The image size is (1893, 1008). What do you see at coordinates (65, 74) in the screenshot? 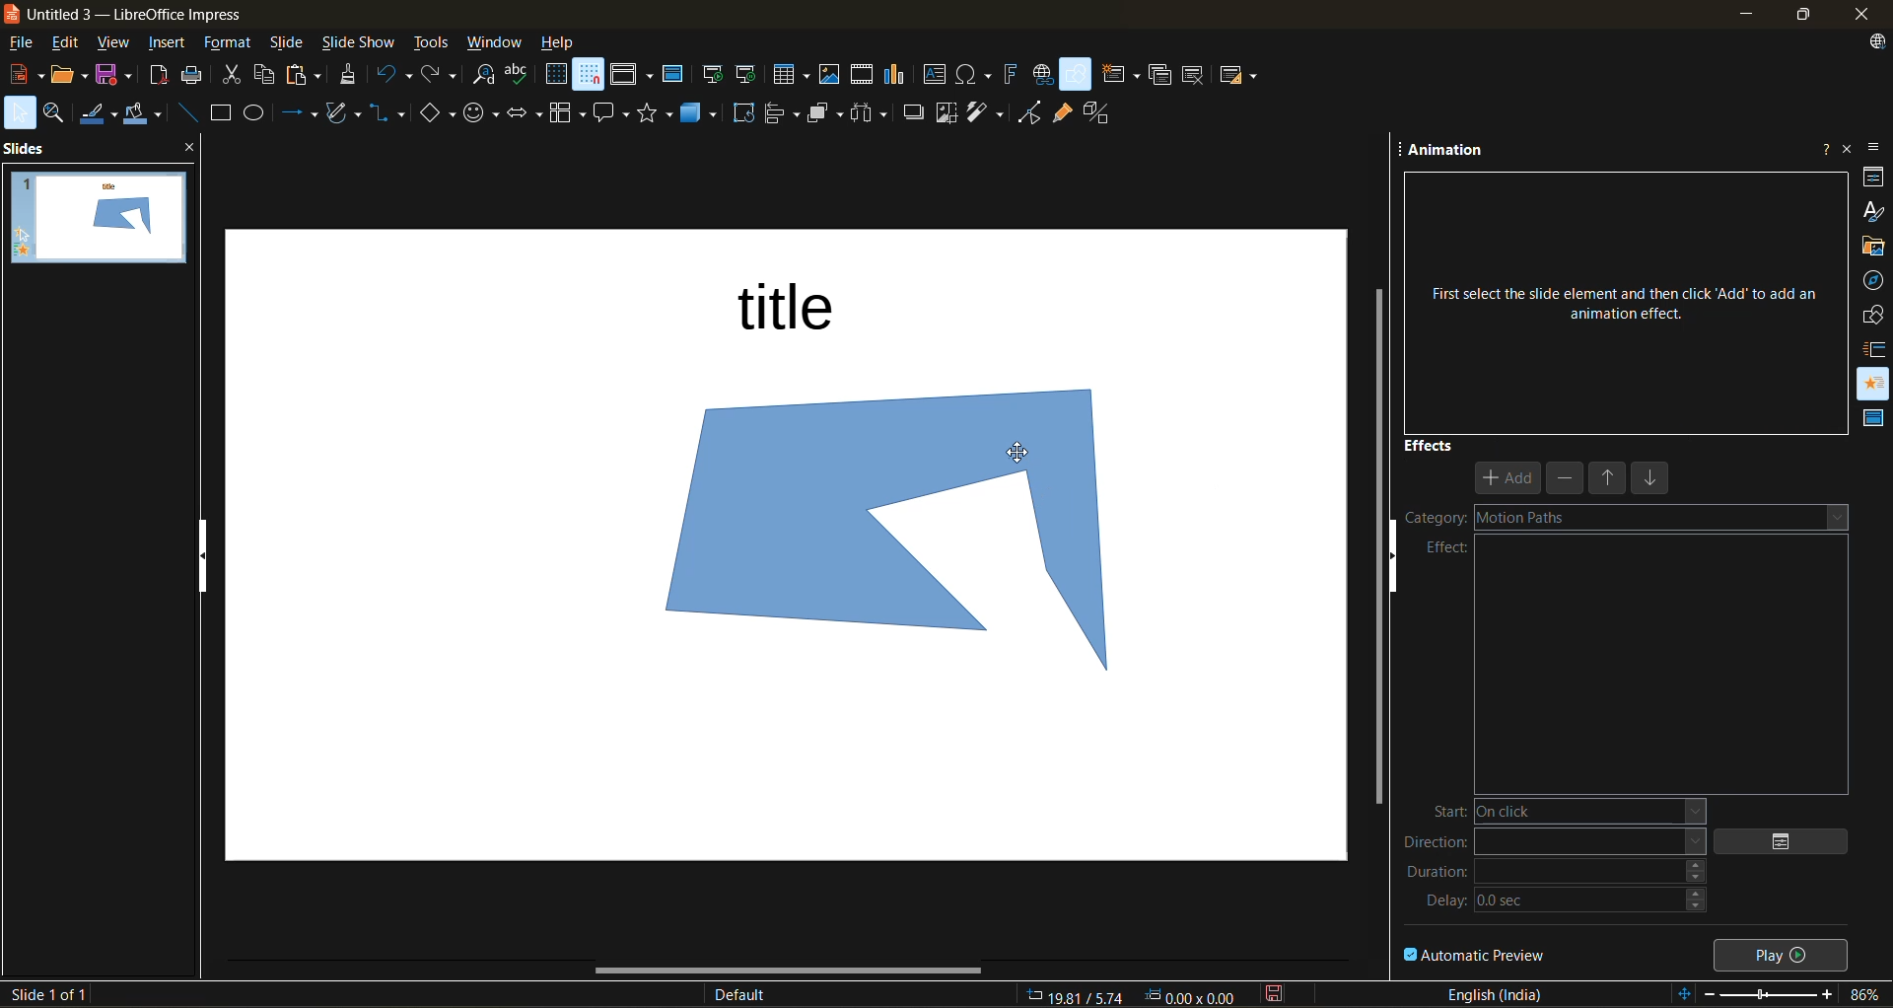
I see `open` at bounding box center [65, 74].